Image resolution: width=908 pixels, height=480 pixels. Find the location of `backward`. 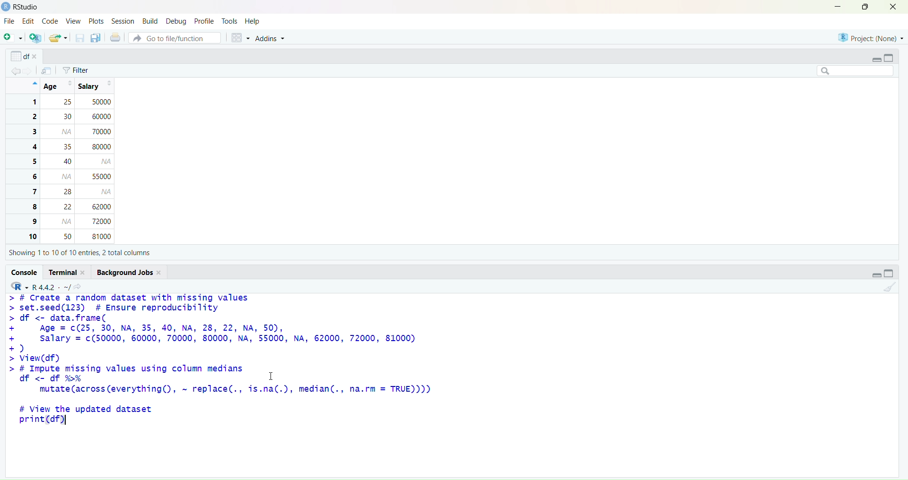

backward is located at coordinates (16, 70).